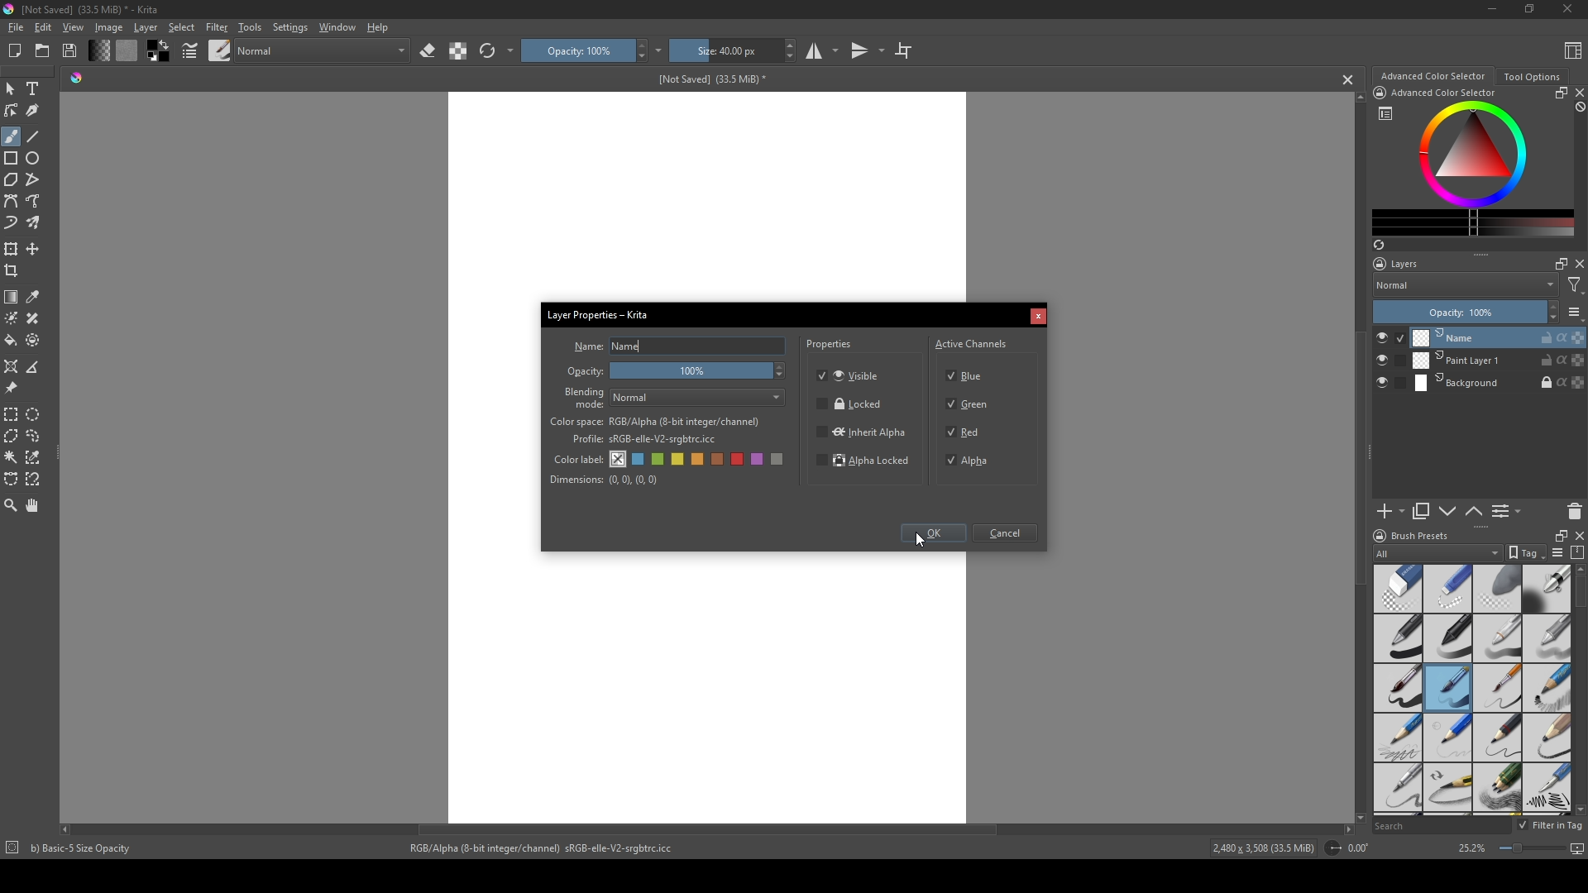 The width and height of the screenshot is (1588, 893). What do you see at coordinates (1389, 384) in the screenshot?
I see `check button` at bounding box center [1389, 384].